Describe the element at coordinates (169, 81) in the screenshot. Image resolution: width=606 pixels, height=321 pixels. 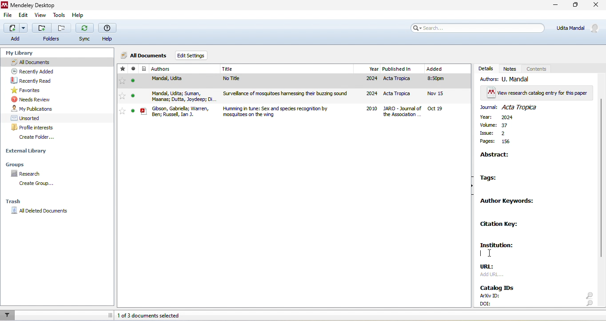
I see `mandal,udita` at that location.